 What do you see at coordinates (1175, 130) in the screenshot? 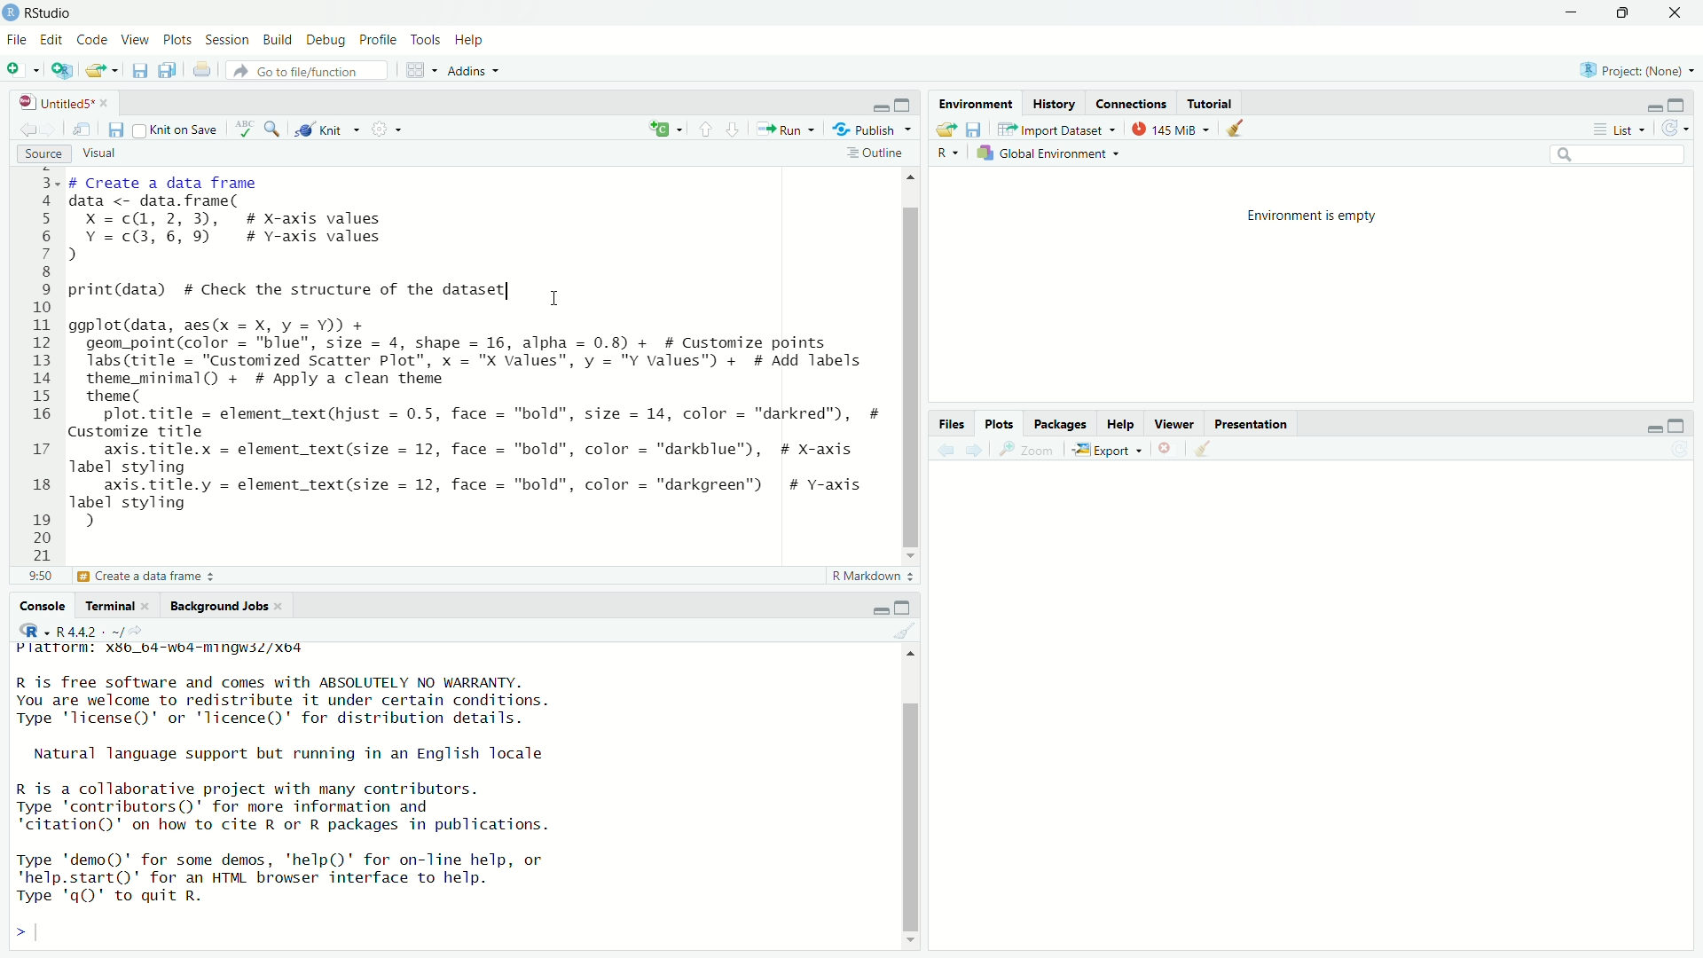
I see `145Mb used by the R session` at bounding box center [1175, 130].